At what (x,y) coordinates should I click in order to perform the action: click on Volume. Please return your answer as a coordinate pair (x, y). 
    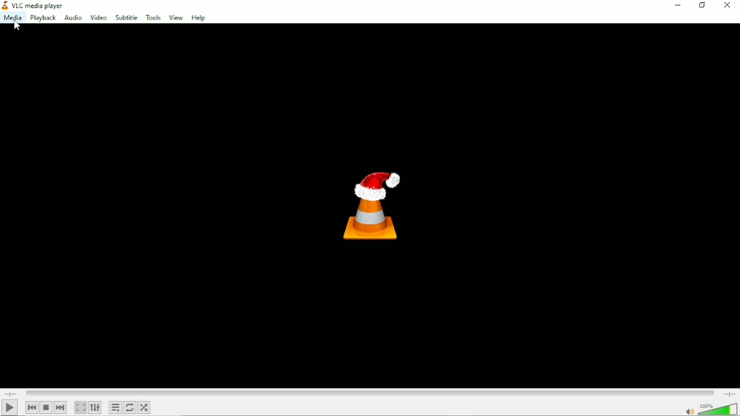
    Looking at the image, I should click on (709, 409).